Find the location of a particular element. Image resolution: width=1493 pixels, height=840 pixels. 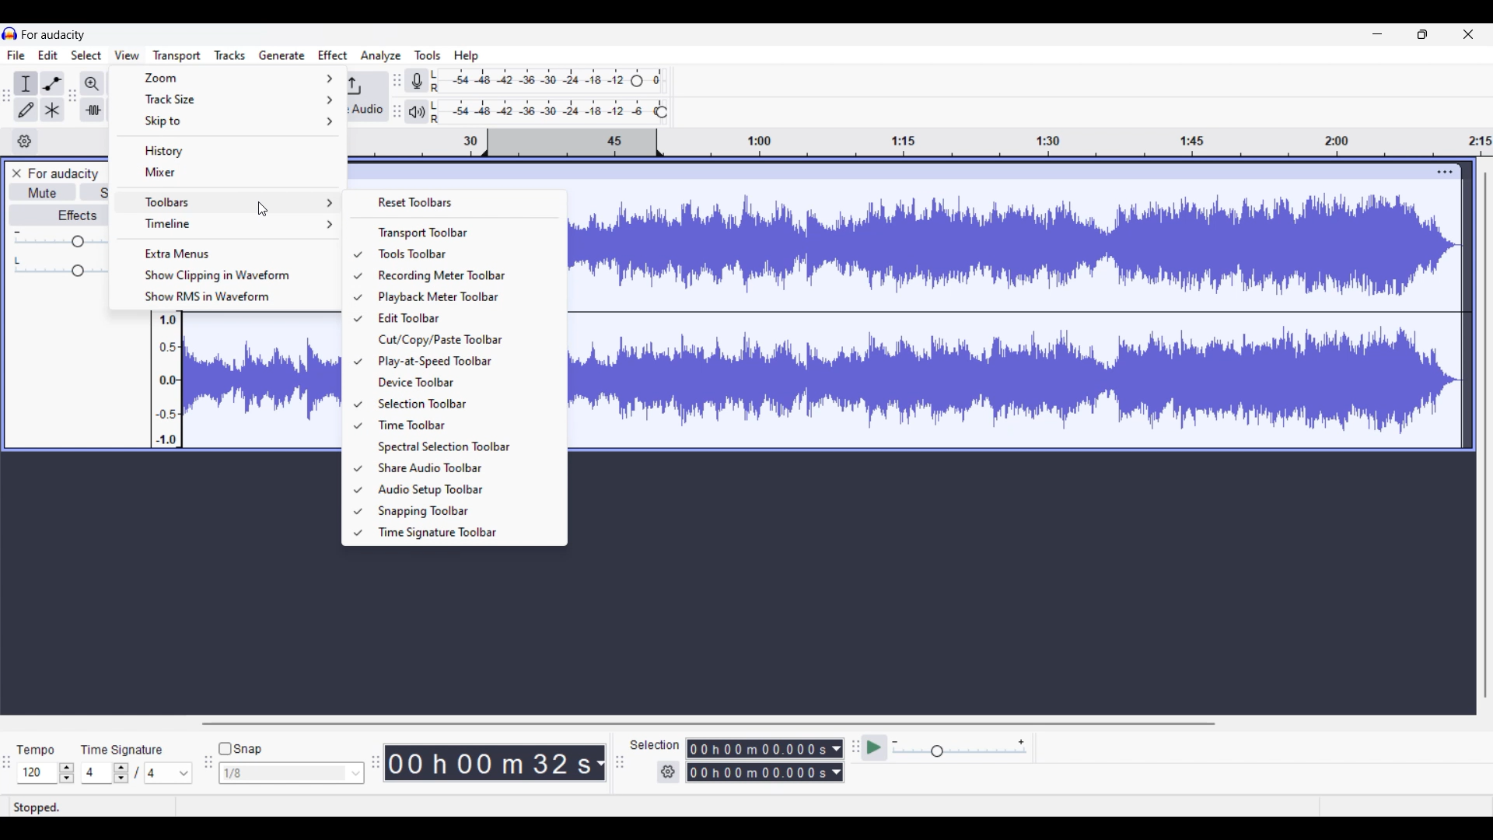

Record meter is located at coordinates (417, 80).